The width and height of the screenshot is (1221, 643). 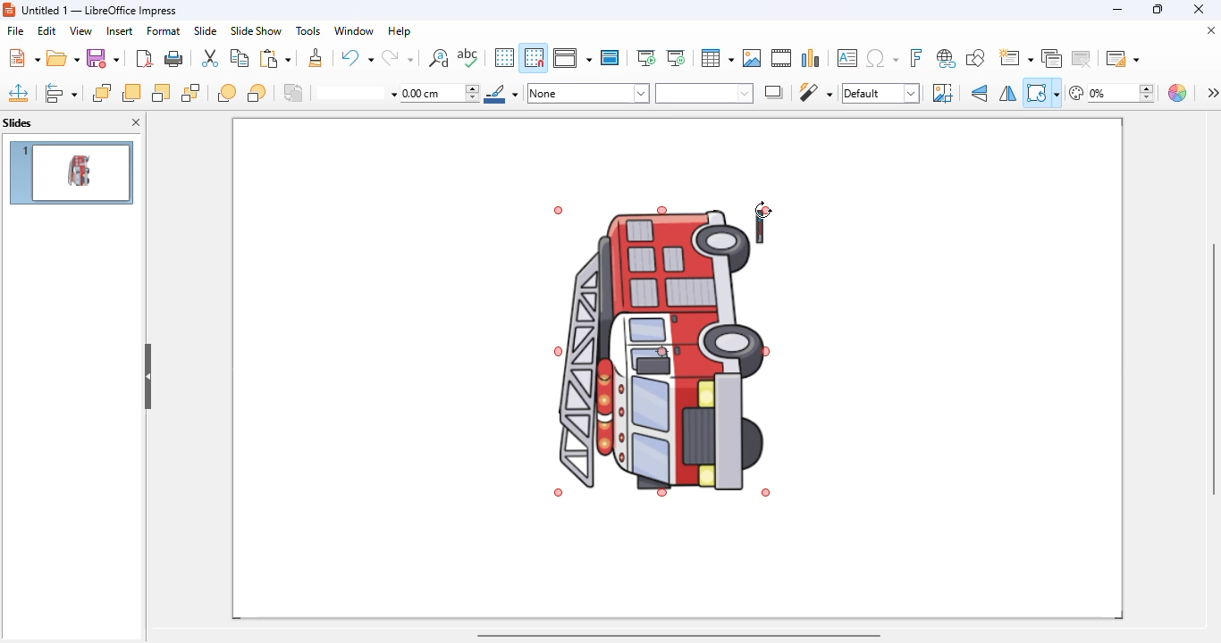 What do you see at coordinates (1157, 9) in the screenshot?
I see `maximize` at bounding box center [1157, 9].